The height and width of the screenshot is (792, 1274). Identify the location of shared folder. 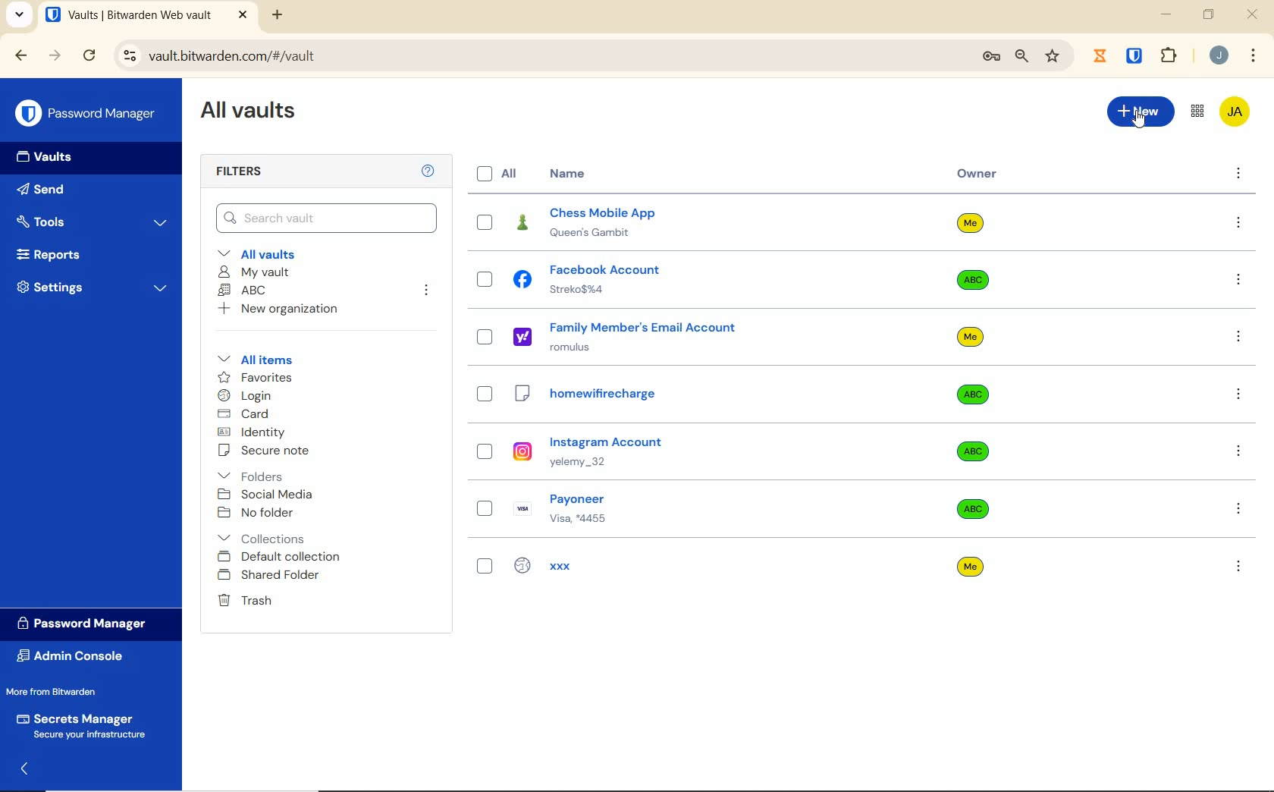
(271, 576).